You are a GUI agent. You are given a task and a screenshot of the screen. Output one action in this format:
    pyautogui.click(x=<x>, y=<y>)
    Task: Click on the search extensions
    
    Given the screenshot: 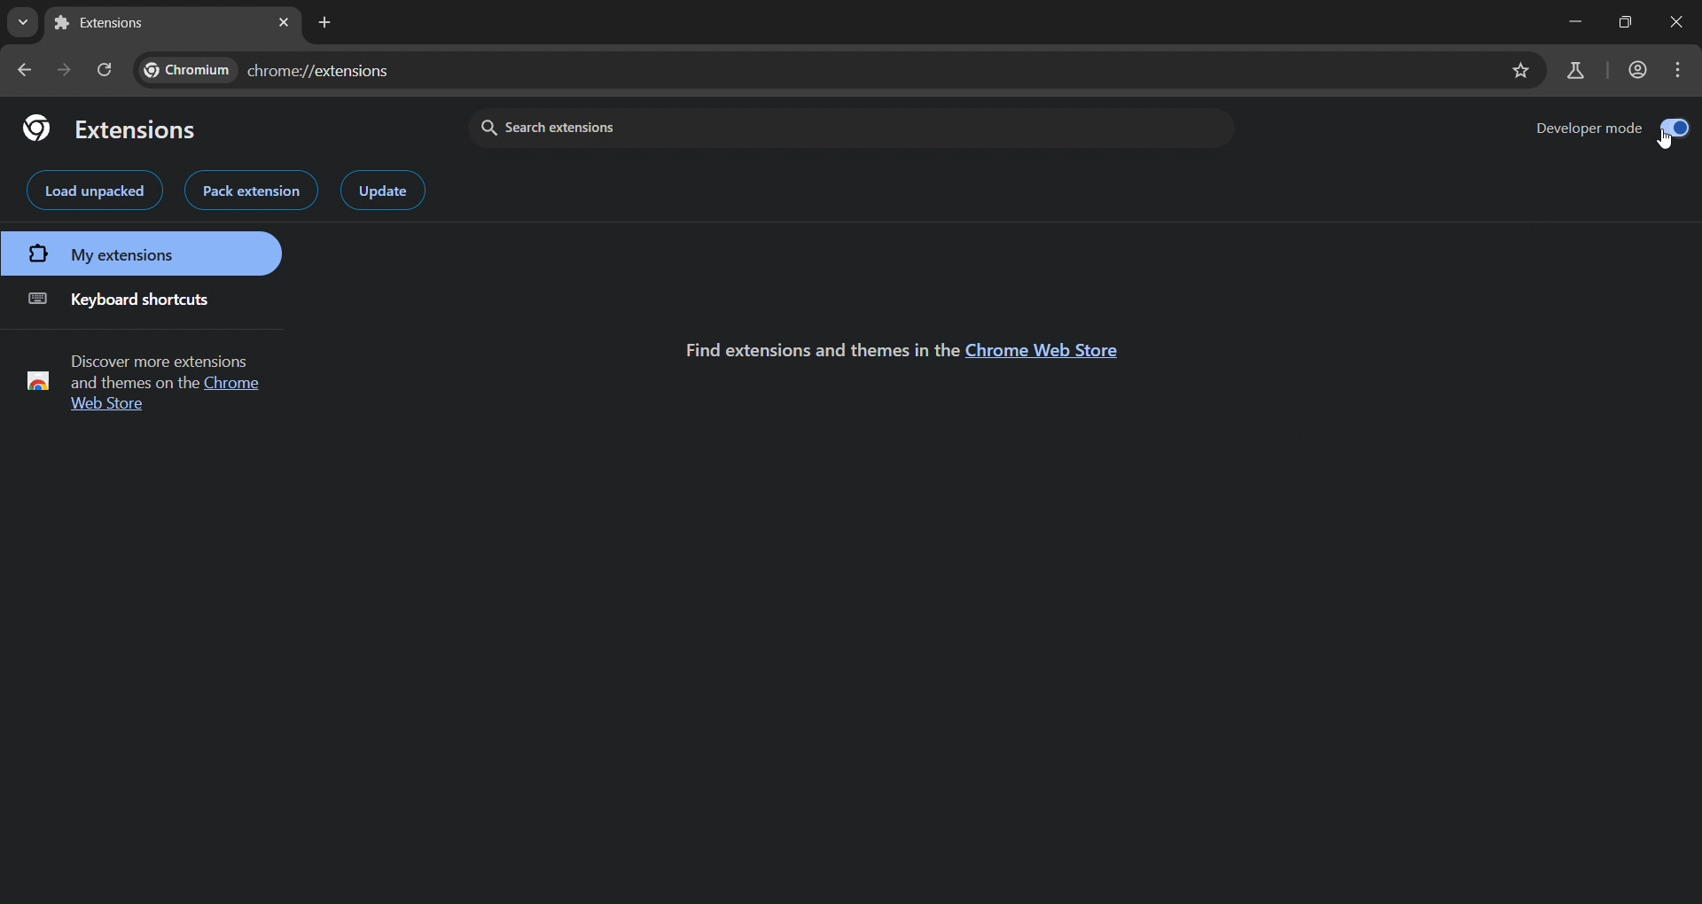 What is the action you would take?
    pyautogui.click(x=675, y=126)
    